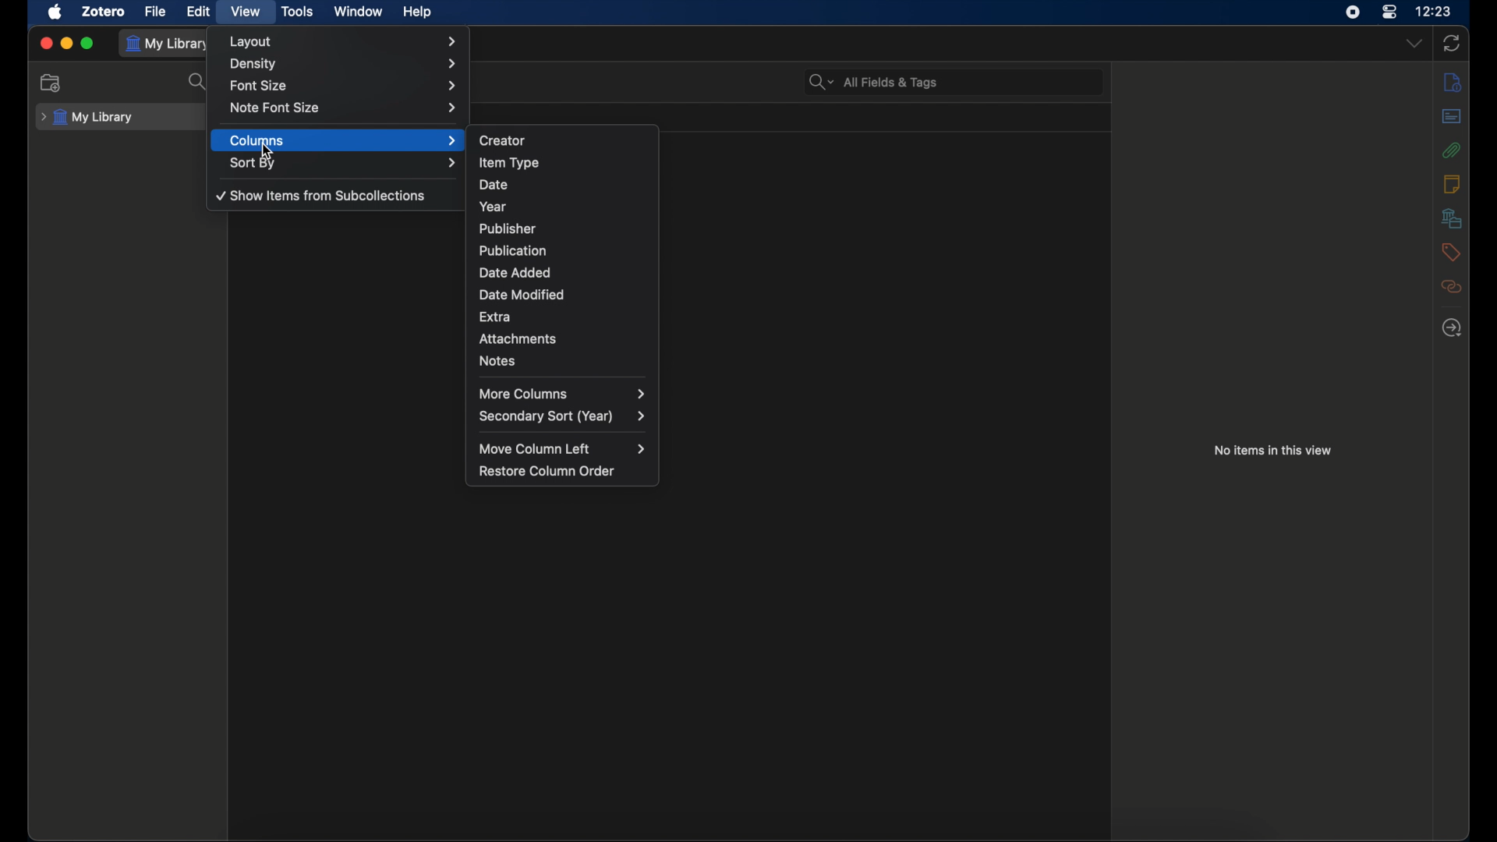  Describe the element at coordinates (55, 12) in the screenshot. I see `apple` at that location.